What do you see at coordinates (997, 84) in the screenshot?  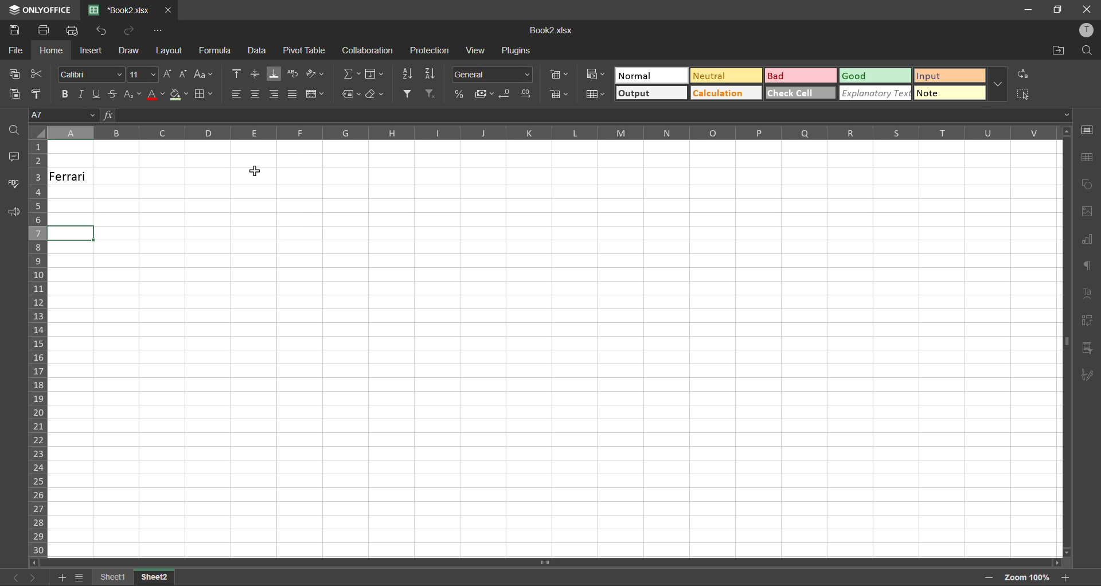 I see `more options` at bounding box center [997, 84].